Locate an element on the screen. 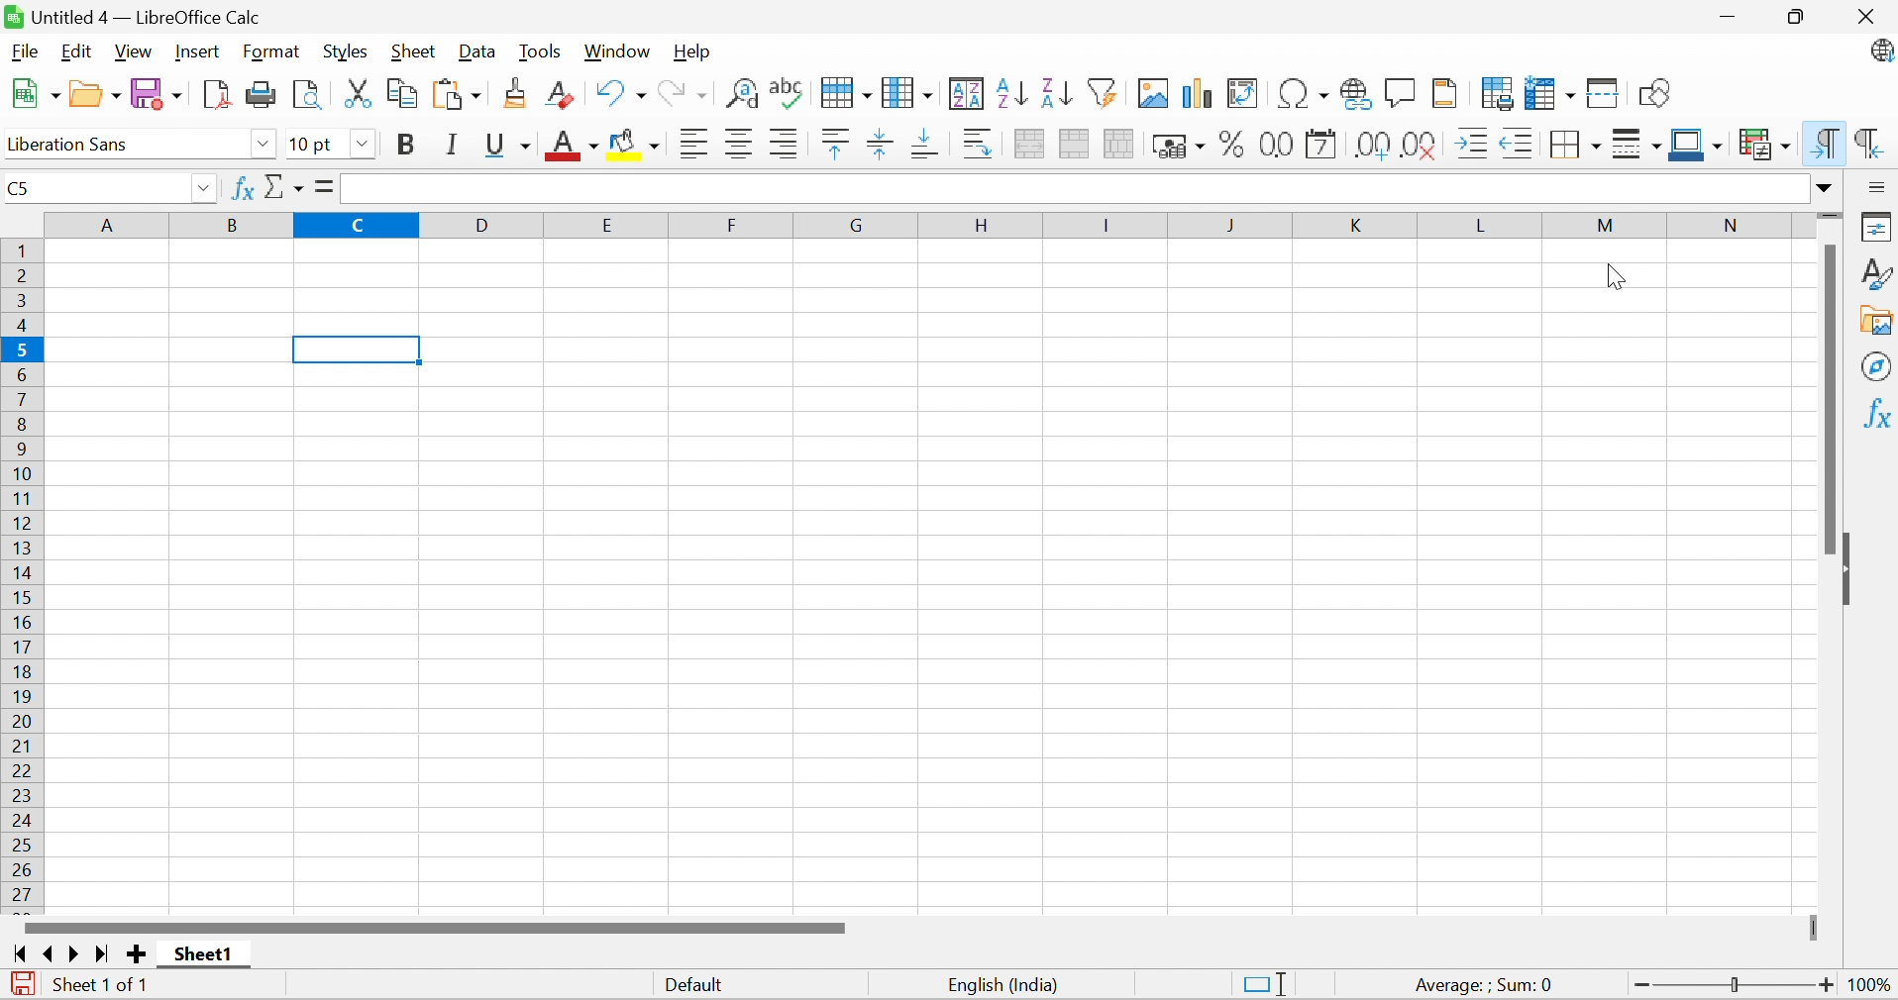 The width and height of the screenshot is (1898, 1000). Sidebar settings is located at coordinates (1879, 186).